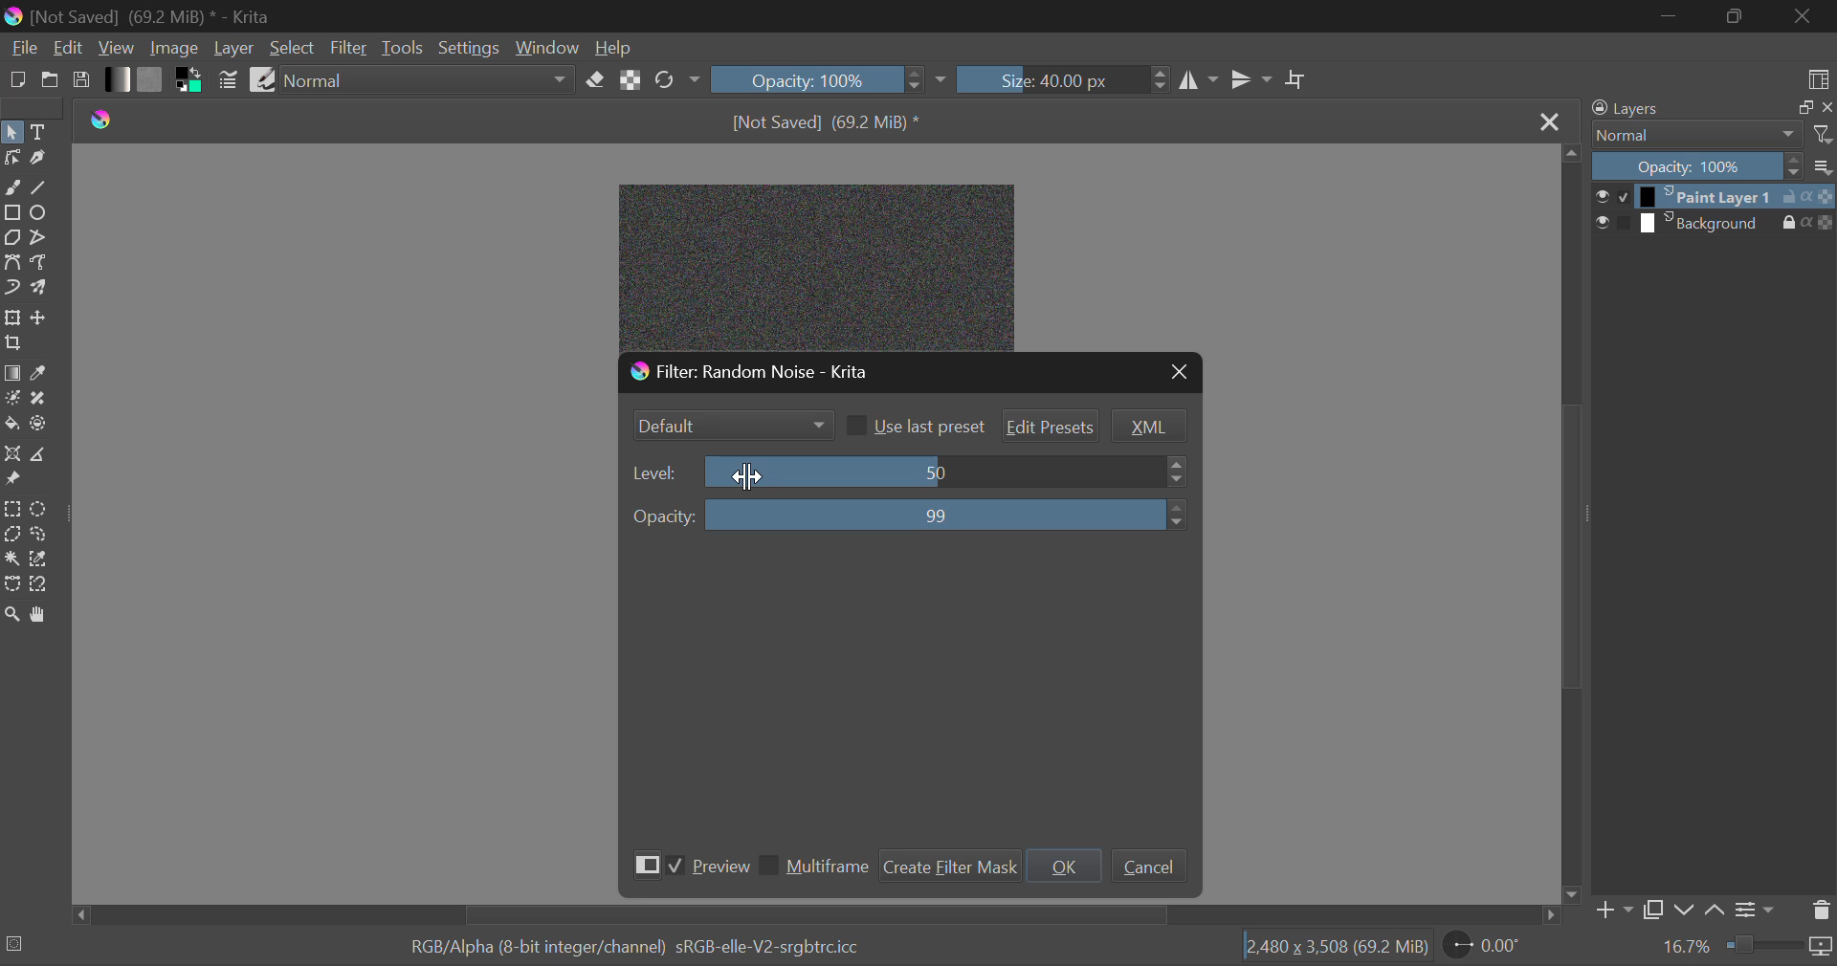 The height and width of the screenshot is (966, 1837). I want to click on Smart Patch Tool, so click(41, 400).